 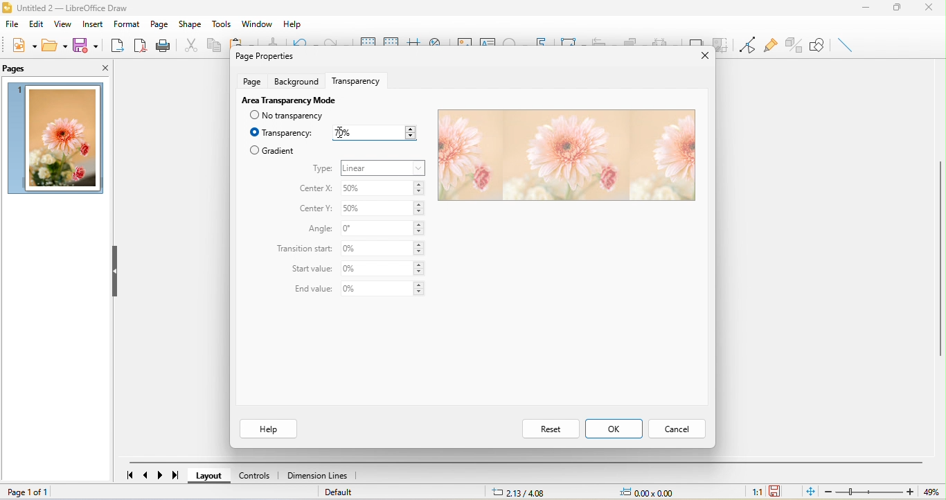 What do you see at coordinates (159, 475) in the screenshot?
I see `next page` at bounding box center [159, 475].